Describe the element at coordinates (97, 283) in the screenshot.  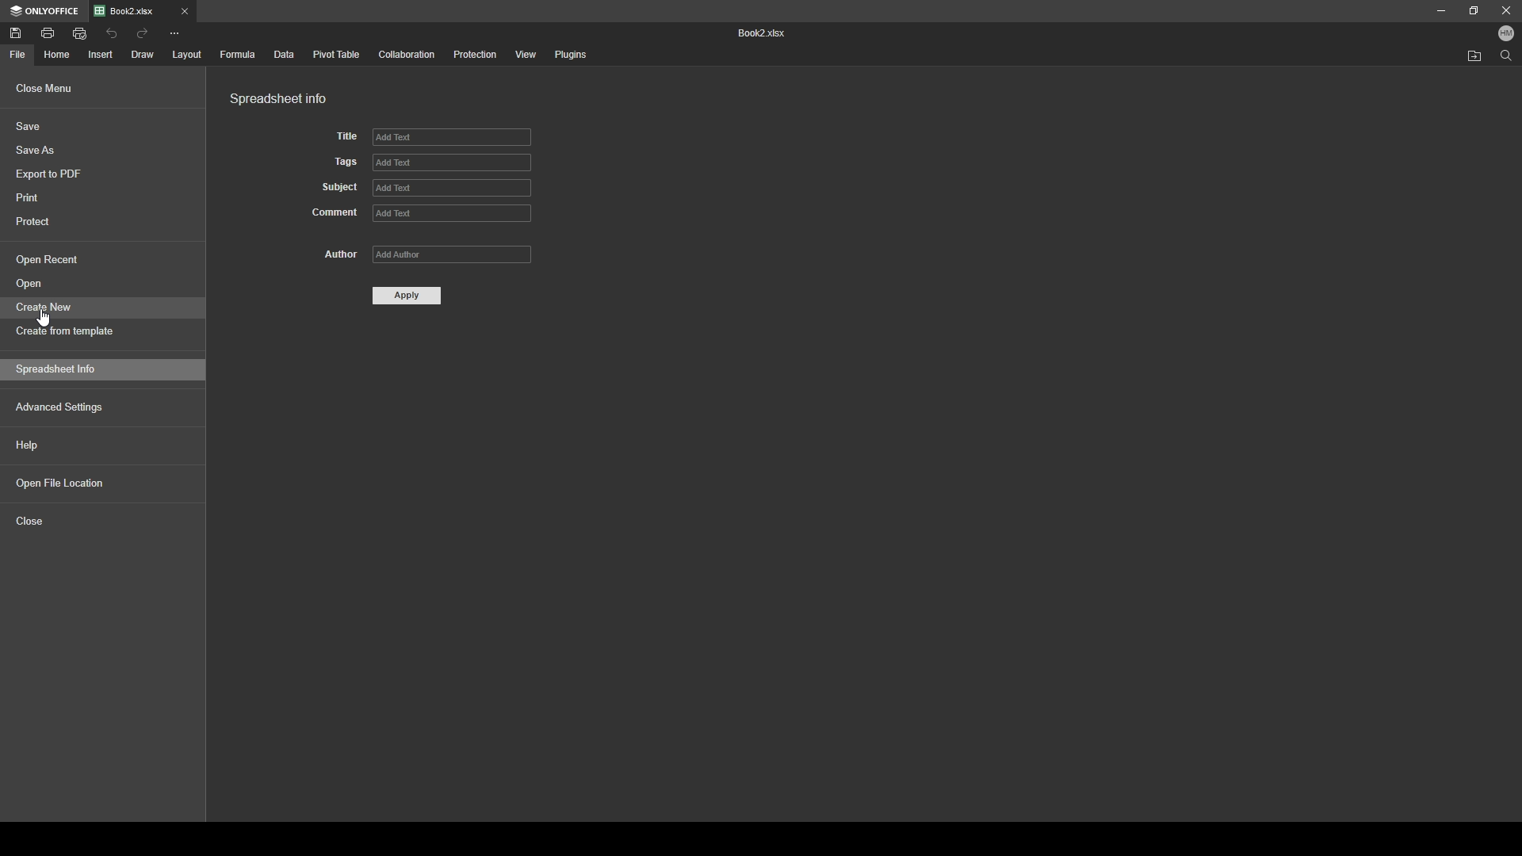
I see `open` at that location.